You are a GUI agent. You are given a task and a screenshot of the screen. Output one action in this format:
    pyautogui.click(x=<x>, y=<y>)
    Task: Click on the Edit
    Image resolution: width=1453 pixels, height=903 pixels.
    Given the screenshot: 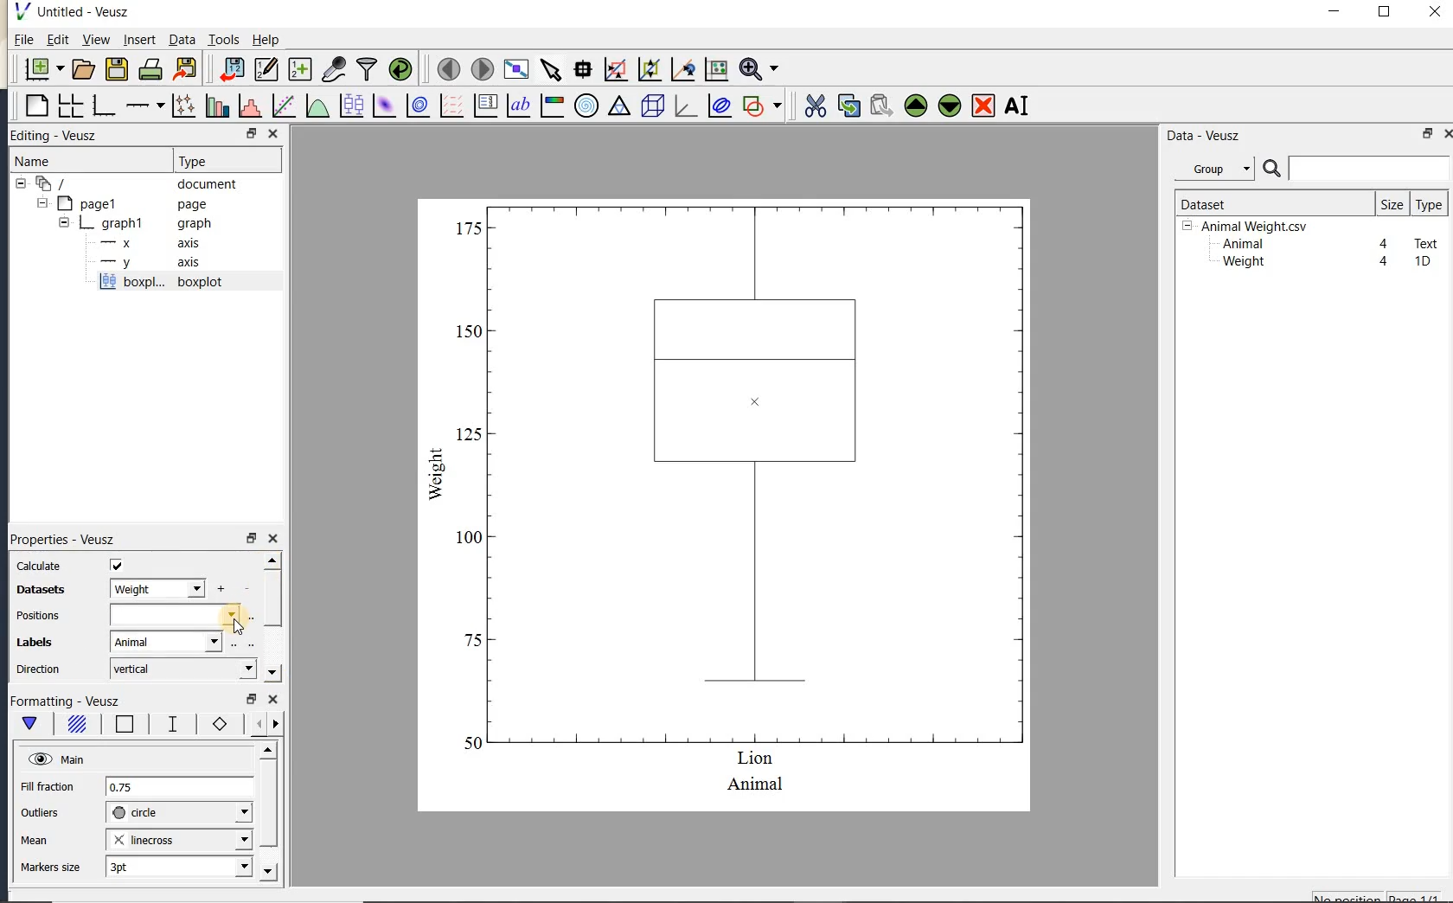 What is the action you would take?
    pyautogui.click(x=54, y=42)
    